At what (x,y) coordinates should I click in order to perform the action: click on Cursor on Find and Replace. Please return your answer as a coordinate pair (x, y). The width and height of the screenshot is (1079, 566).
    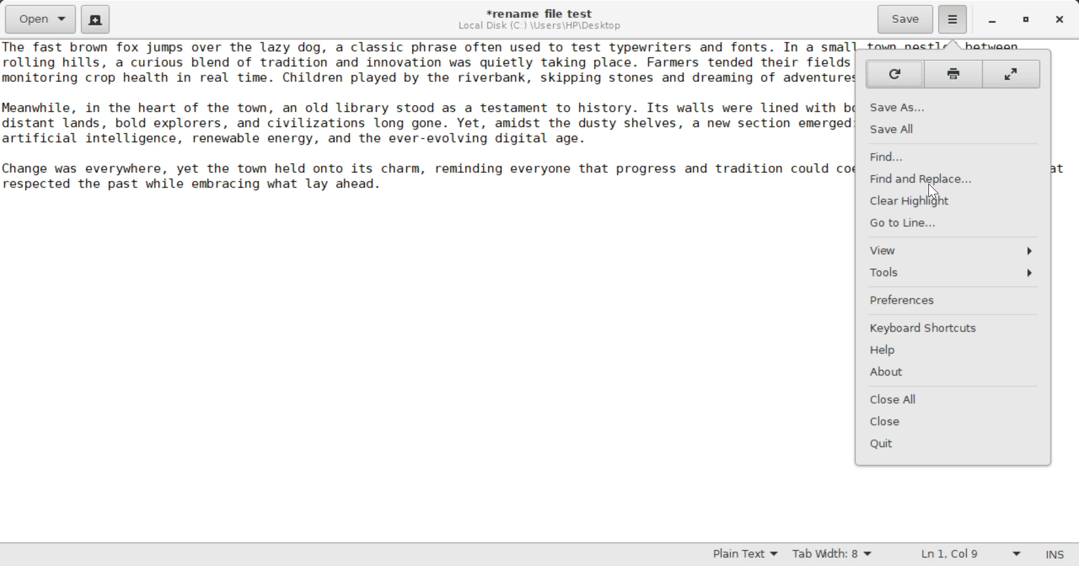
    Looking at the image, I should click on (950, 181).